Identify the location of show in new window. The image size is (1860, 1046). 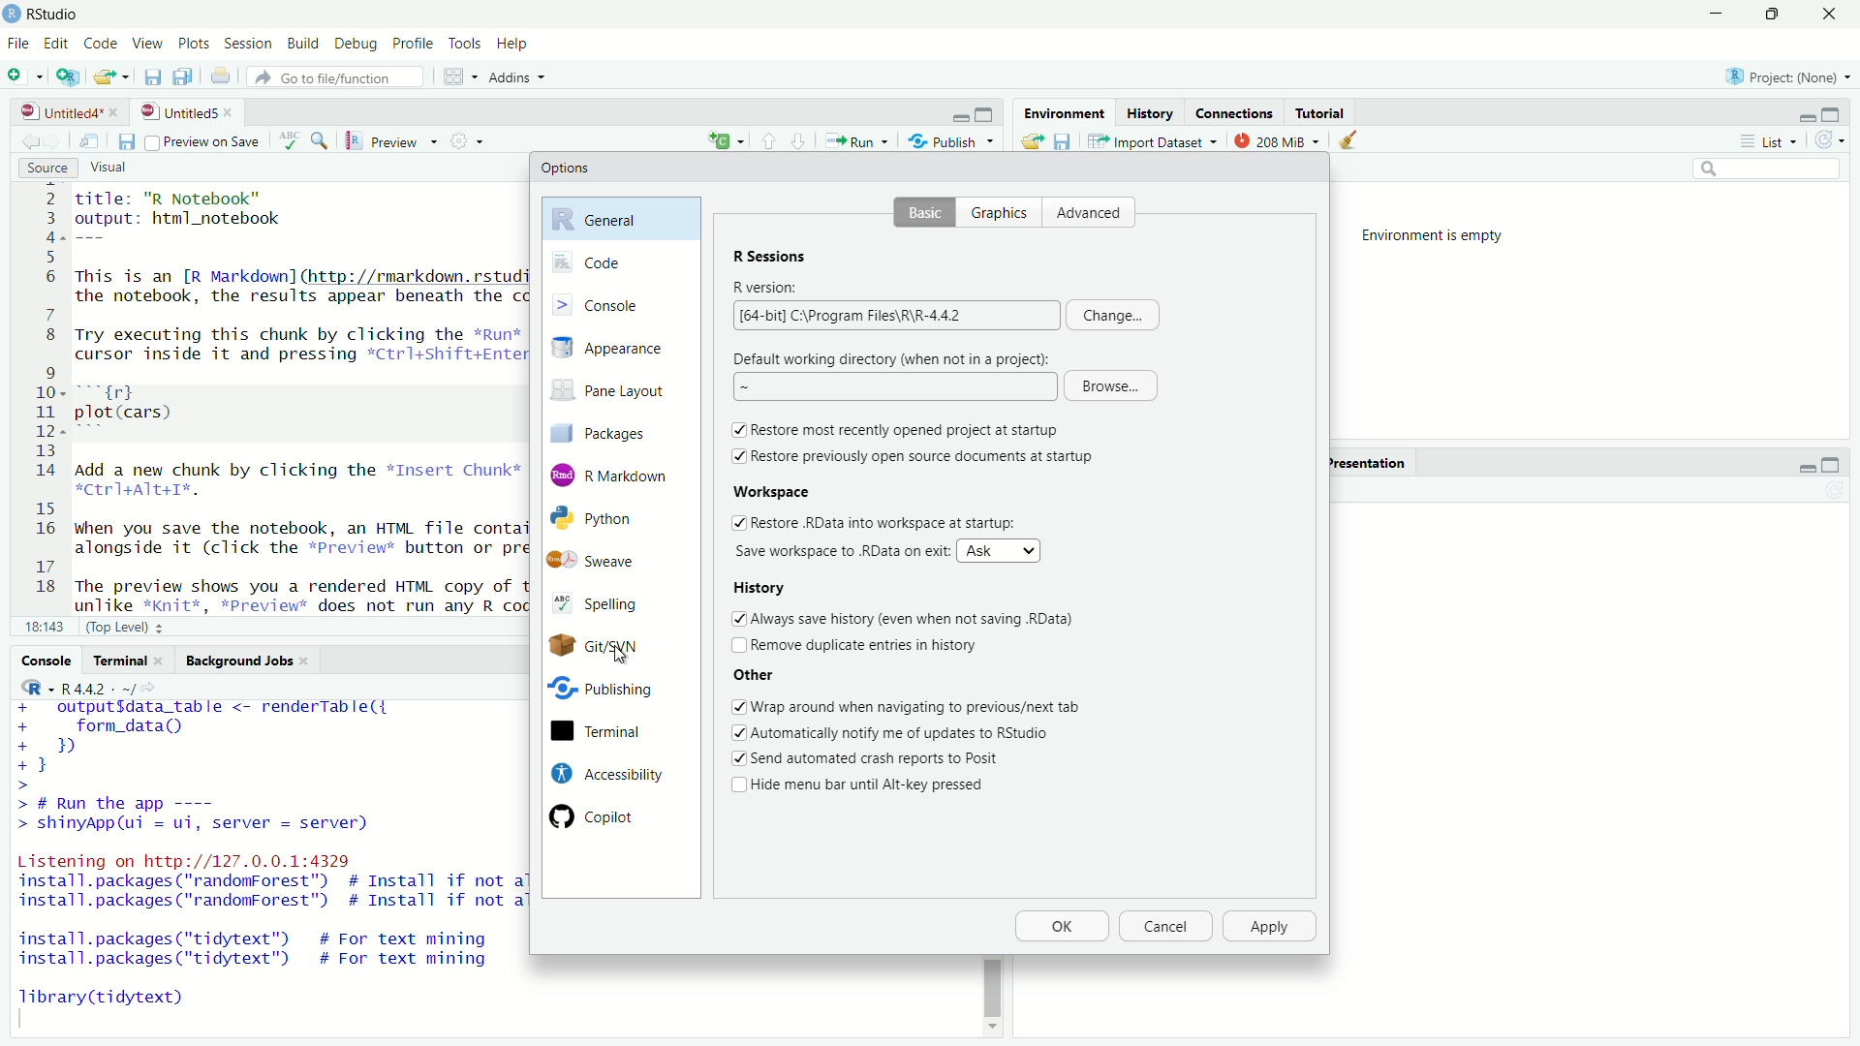
(89, 142).